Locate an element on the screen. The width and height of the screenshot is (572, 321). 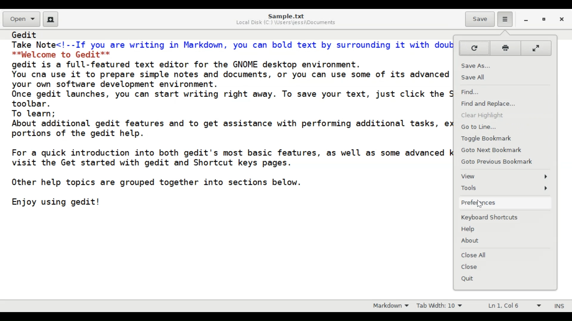
Save All is located at coordinates (505, 77).